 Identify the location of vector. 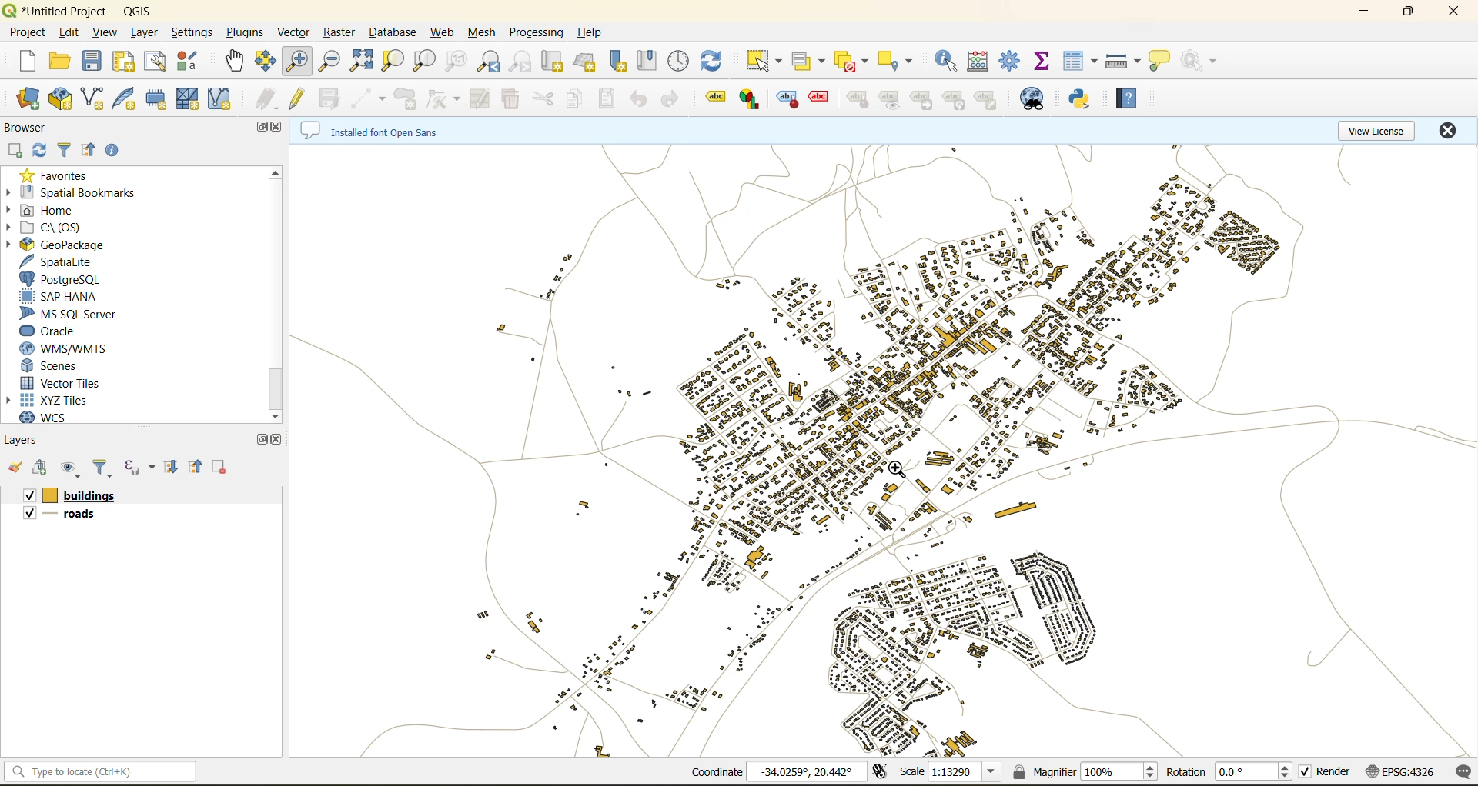
(293, 33).